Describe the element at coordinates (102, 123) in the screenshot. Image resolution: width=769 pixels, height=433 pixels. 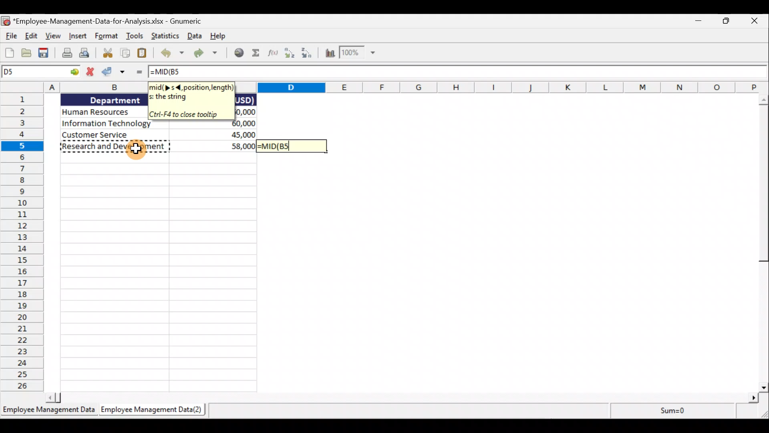
I see `Data` at that location.